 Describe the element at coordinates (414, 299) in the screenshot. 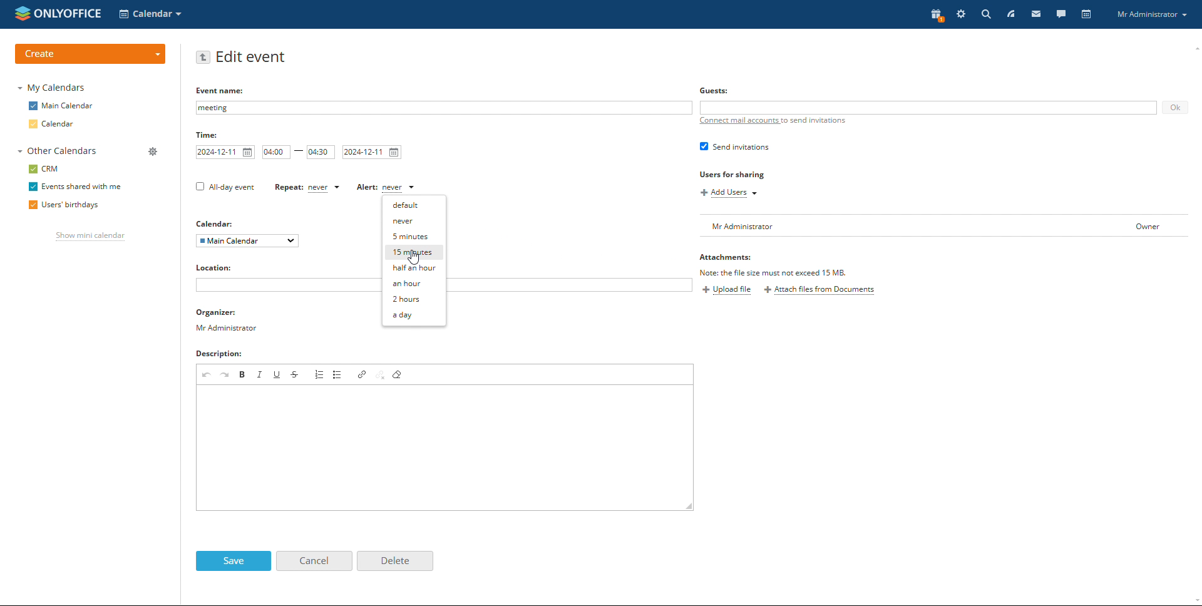

I see `2 hours` at that location.